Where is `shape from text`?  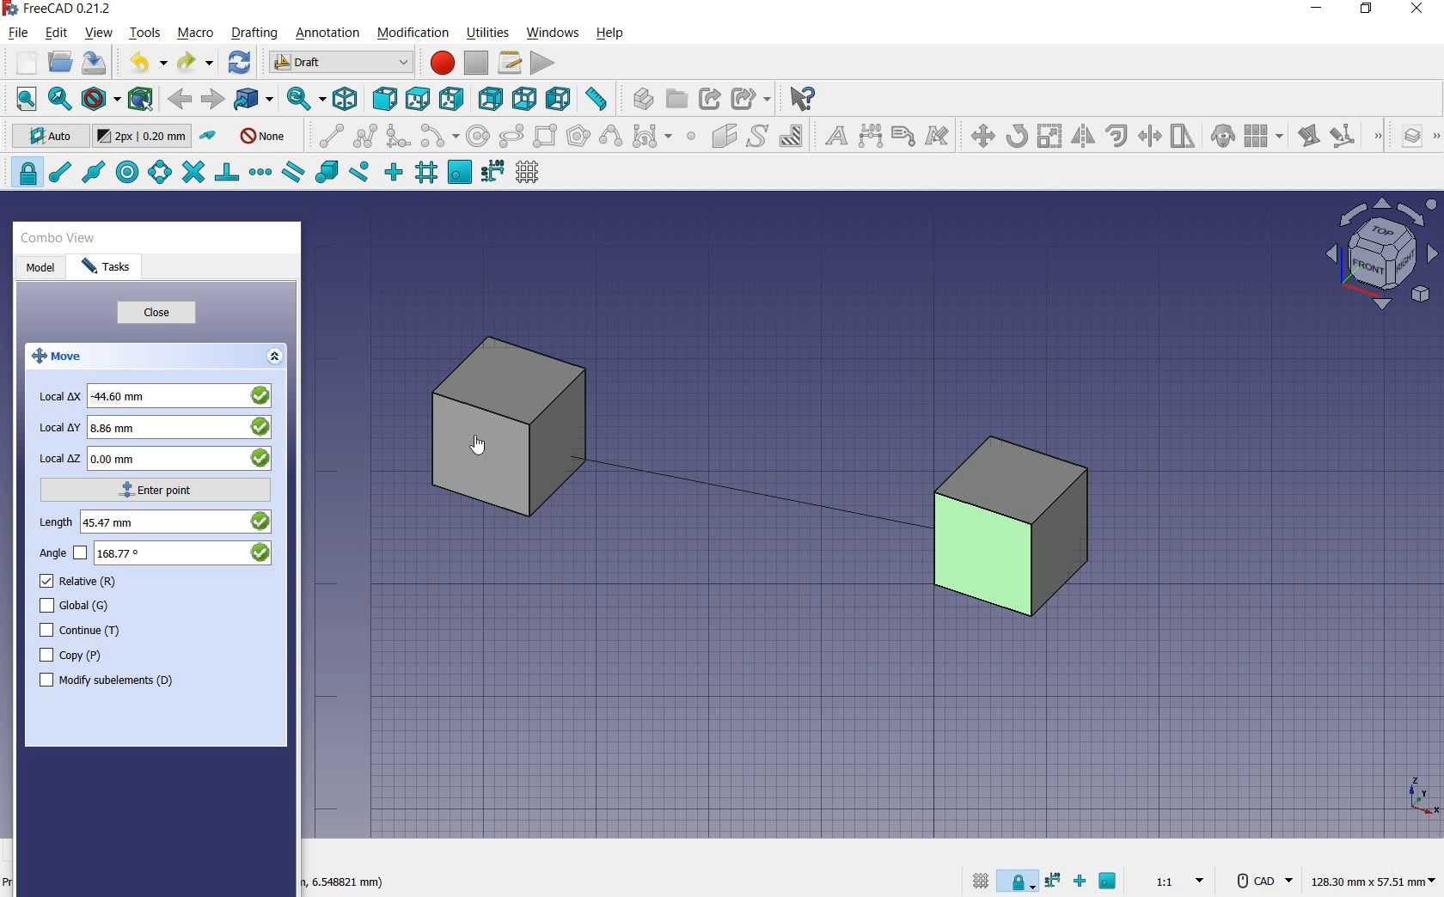 shape from text is located at coordinates (759, 135).